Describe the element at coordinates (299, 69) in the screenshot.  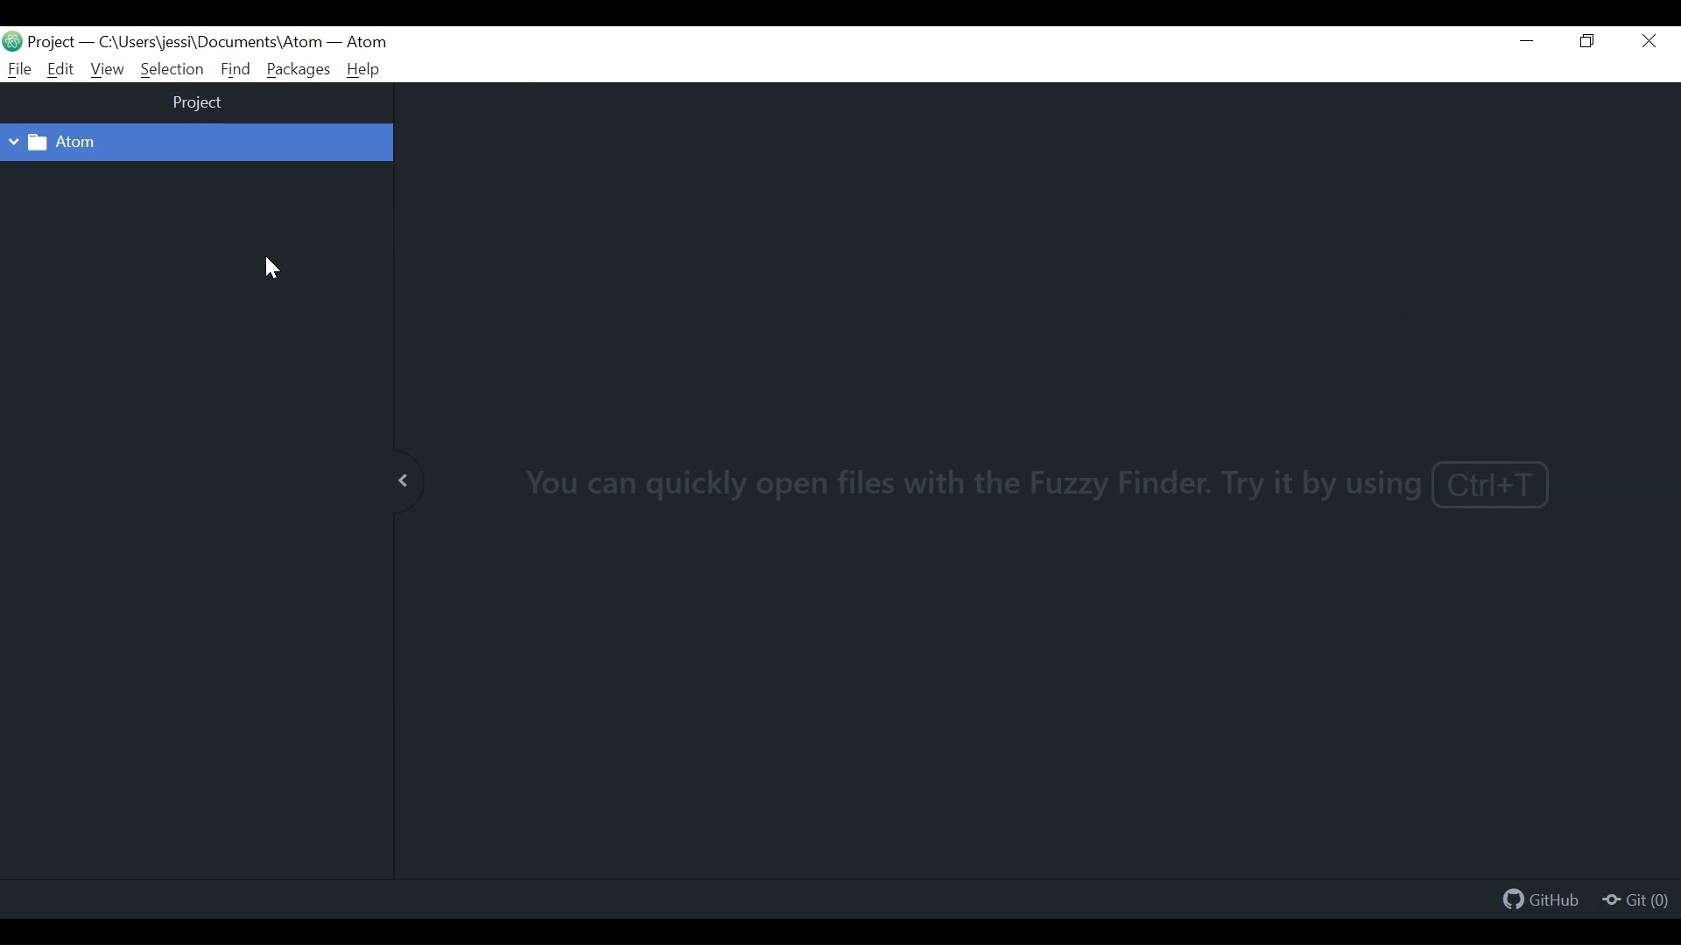
I see `Packages` at that location.